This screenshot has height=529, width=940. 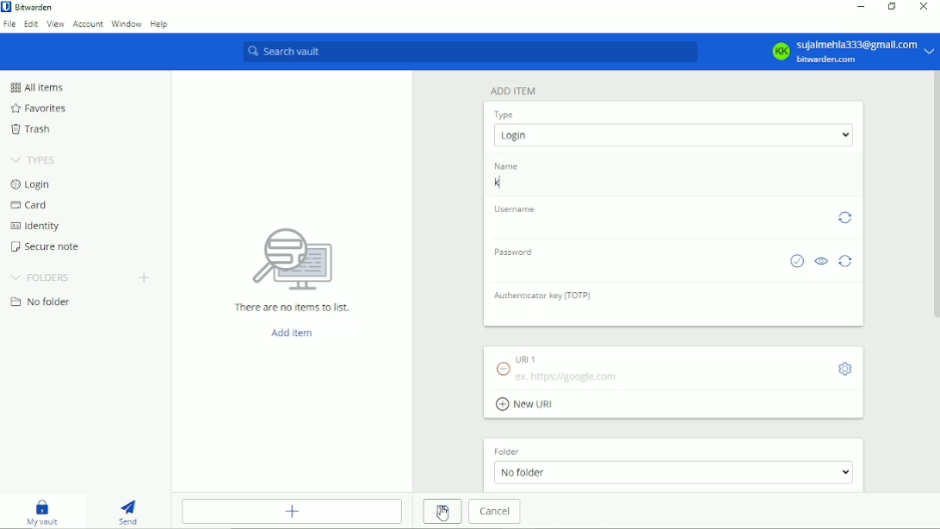 What do you see at coordinates (9, 25) in the screenshot?
I see `File` at bounding box center [9, 25].